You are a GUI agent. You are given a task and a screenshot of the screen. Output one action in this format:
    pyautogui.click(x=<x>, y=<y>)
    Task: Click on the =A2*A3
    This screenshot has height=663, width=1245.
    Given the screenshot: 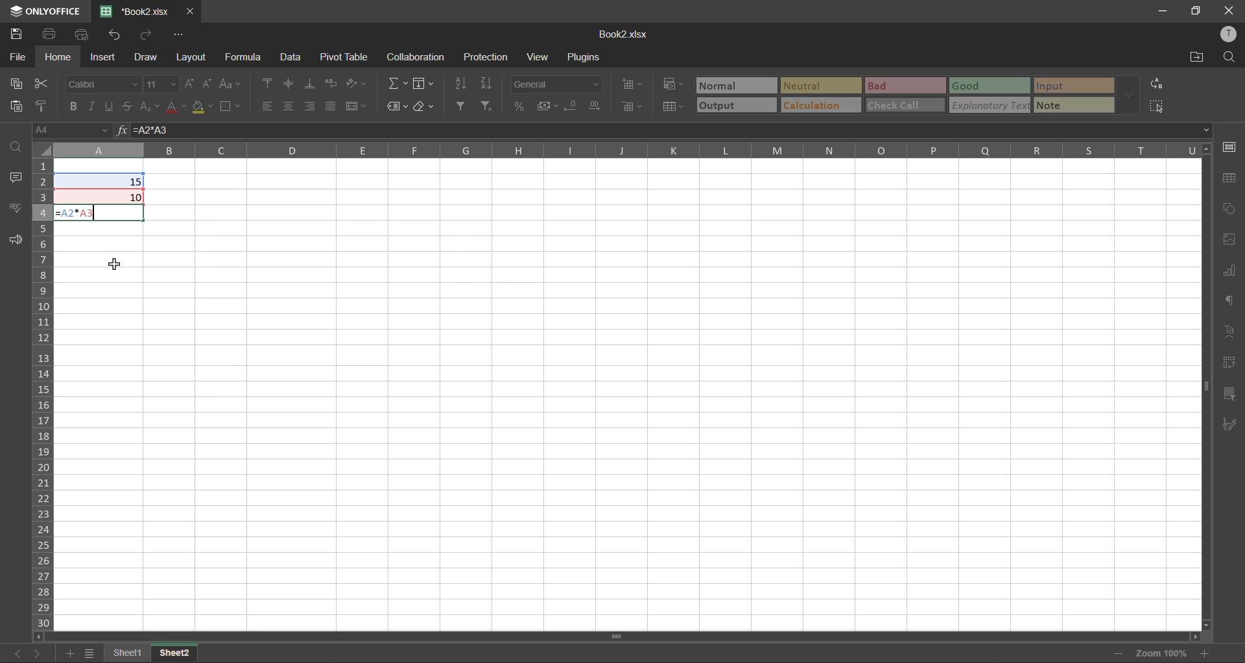 What is the action you would take?
    pyautogui.click(x=79, y=213)
    